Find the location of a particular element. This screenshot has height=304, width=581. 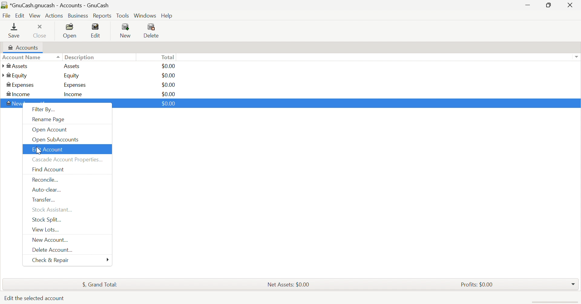

Stock Assistant... is located at coordinates (53, 209).